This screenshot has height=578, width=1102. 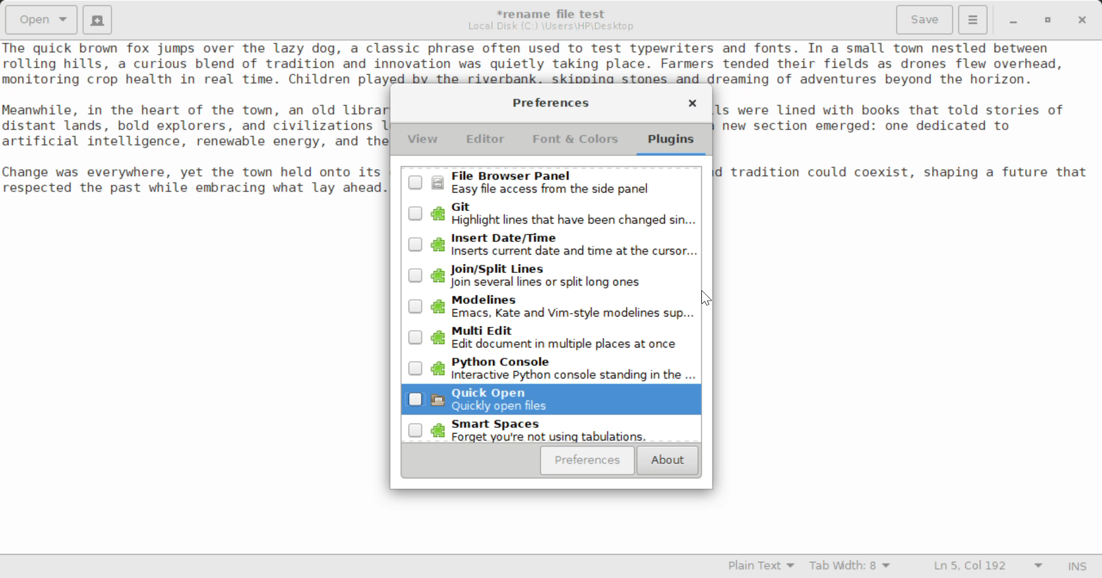 What do you see at coordinates (588, 460) in the screenshot?
I see `Preferences` at bounding box center [588, 460].